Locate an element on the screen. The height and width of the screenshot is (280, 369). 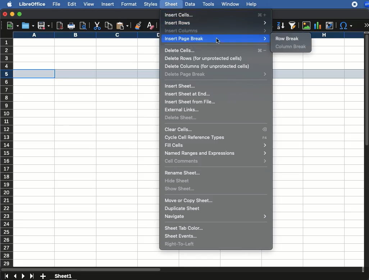
scroll is located at coordinates (367, 150).